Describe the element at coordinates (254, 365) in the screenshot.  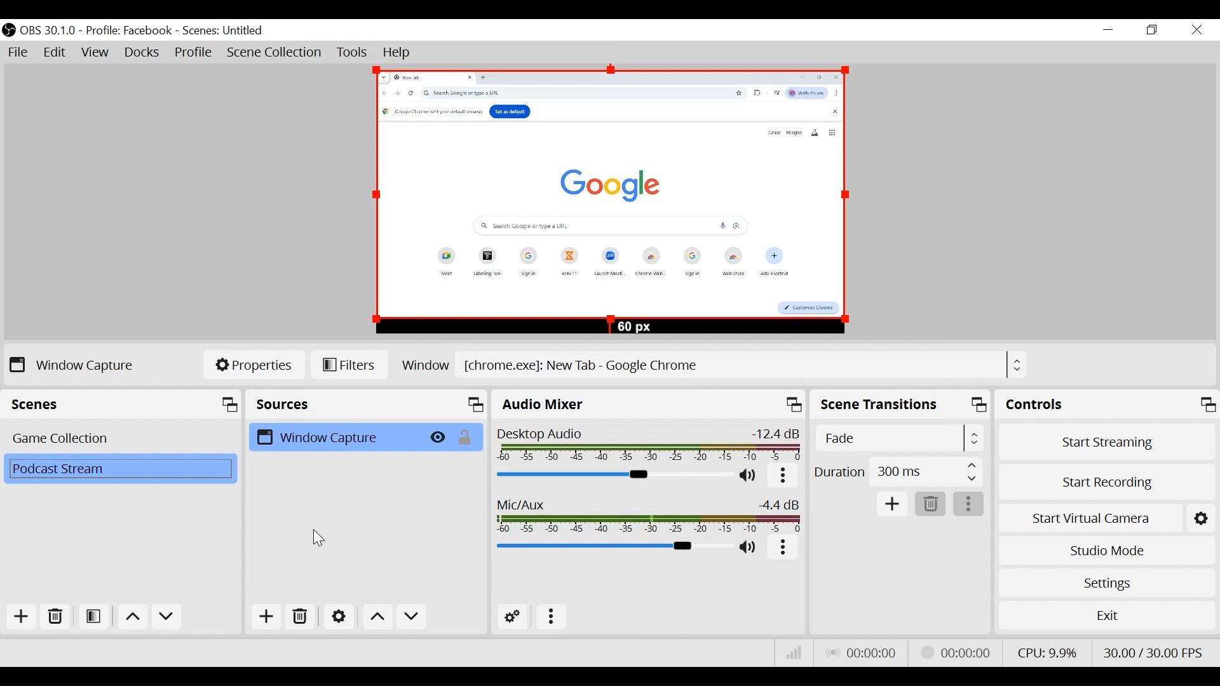
I see `Properties` at that location.